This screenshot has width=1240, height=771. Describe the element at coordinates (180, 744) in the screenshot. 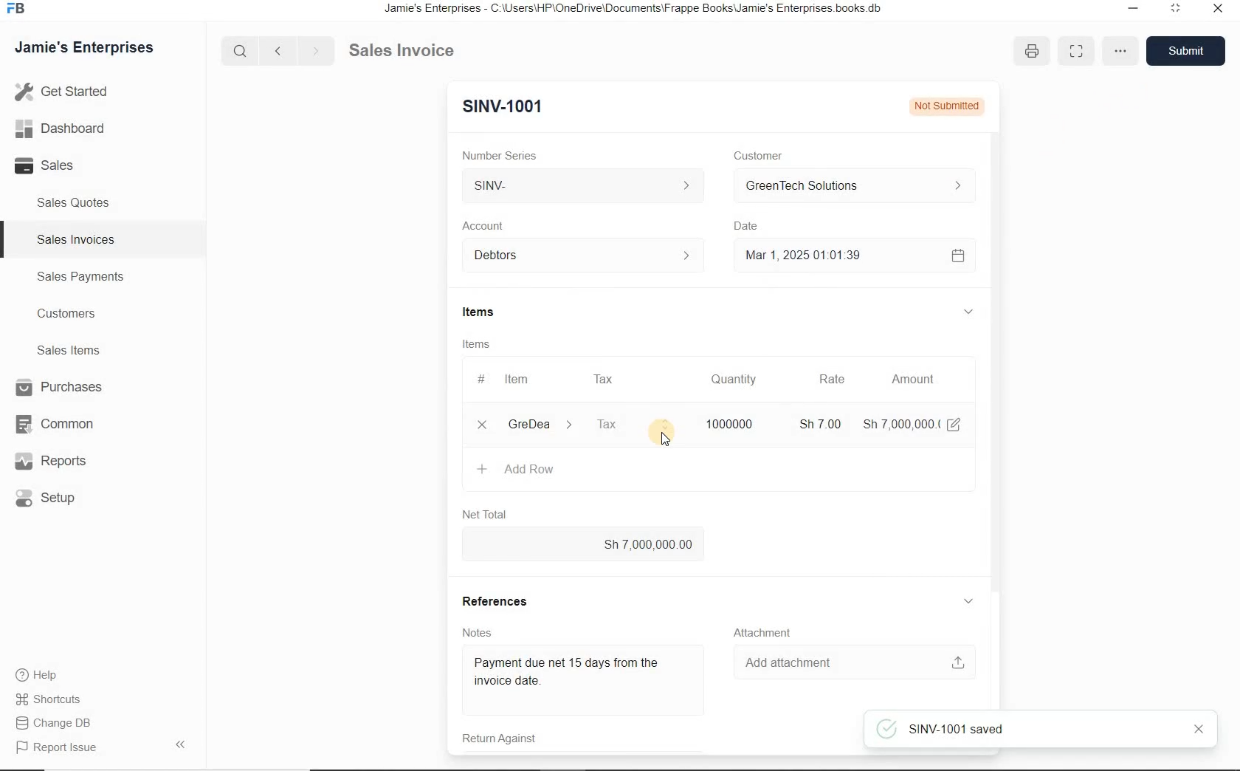

I see `hide` at that location.